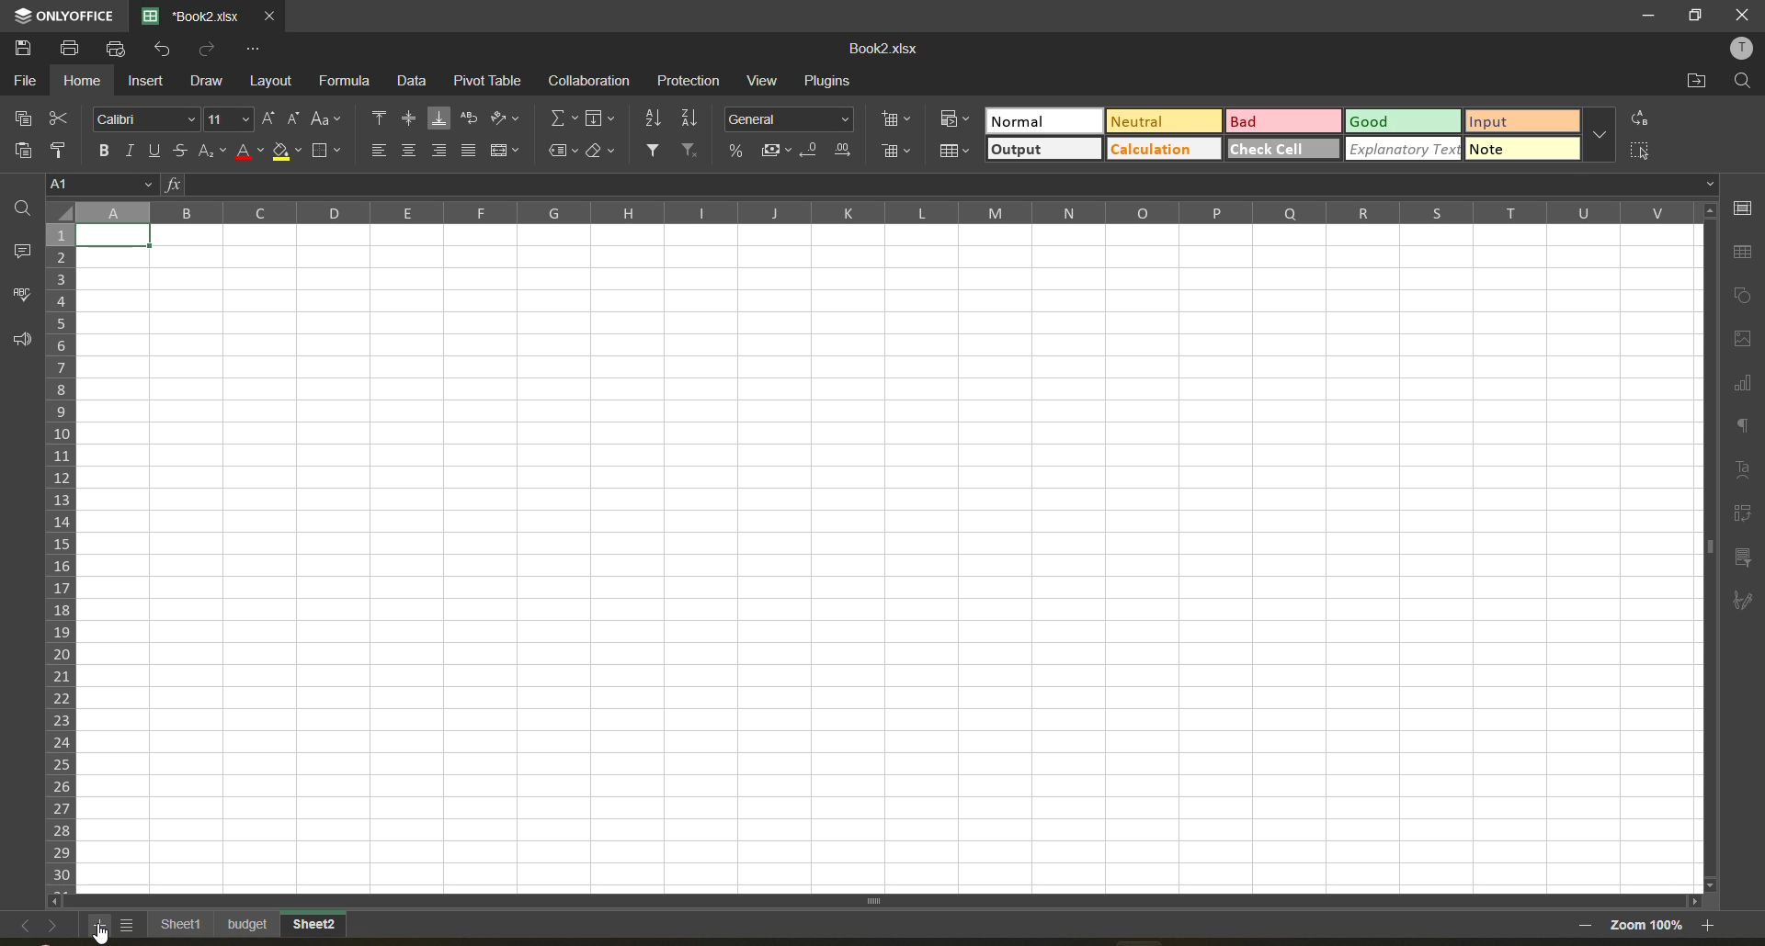 This screenshot has width=1765, height=946. Describe the element at coordinates (504, 118) in the screenshot. I see `orientation` at that location.